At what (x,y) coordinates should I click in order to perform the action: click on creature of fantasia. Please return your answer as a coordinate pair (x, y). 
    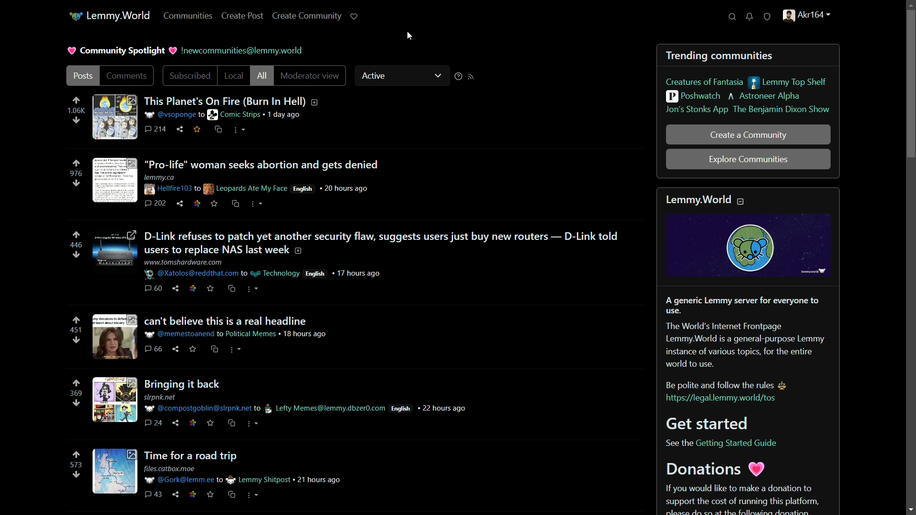
    Looking at the image, I should click on (705, 82).